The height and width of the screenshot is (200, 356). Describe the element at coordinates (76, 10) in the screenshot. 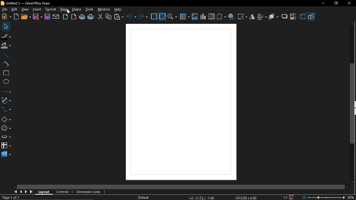

I see `Shape` at that location.